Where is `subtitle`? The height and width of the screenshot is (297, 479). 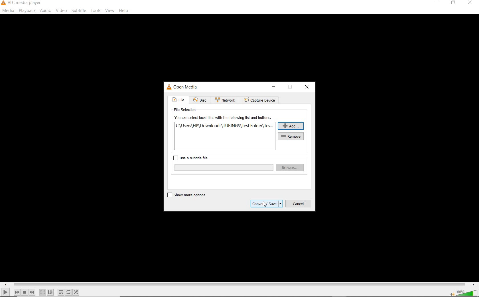
subtitle is located at coordinates (79, 11).